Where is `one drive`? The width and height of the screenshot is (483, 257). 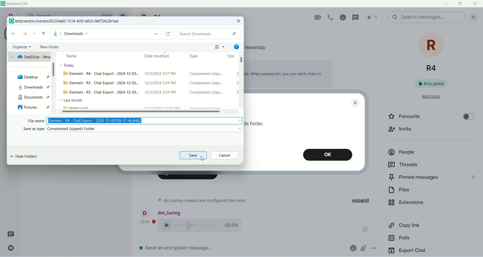
one drive is located at coordinates (29, 57).